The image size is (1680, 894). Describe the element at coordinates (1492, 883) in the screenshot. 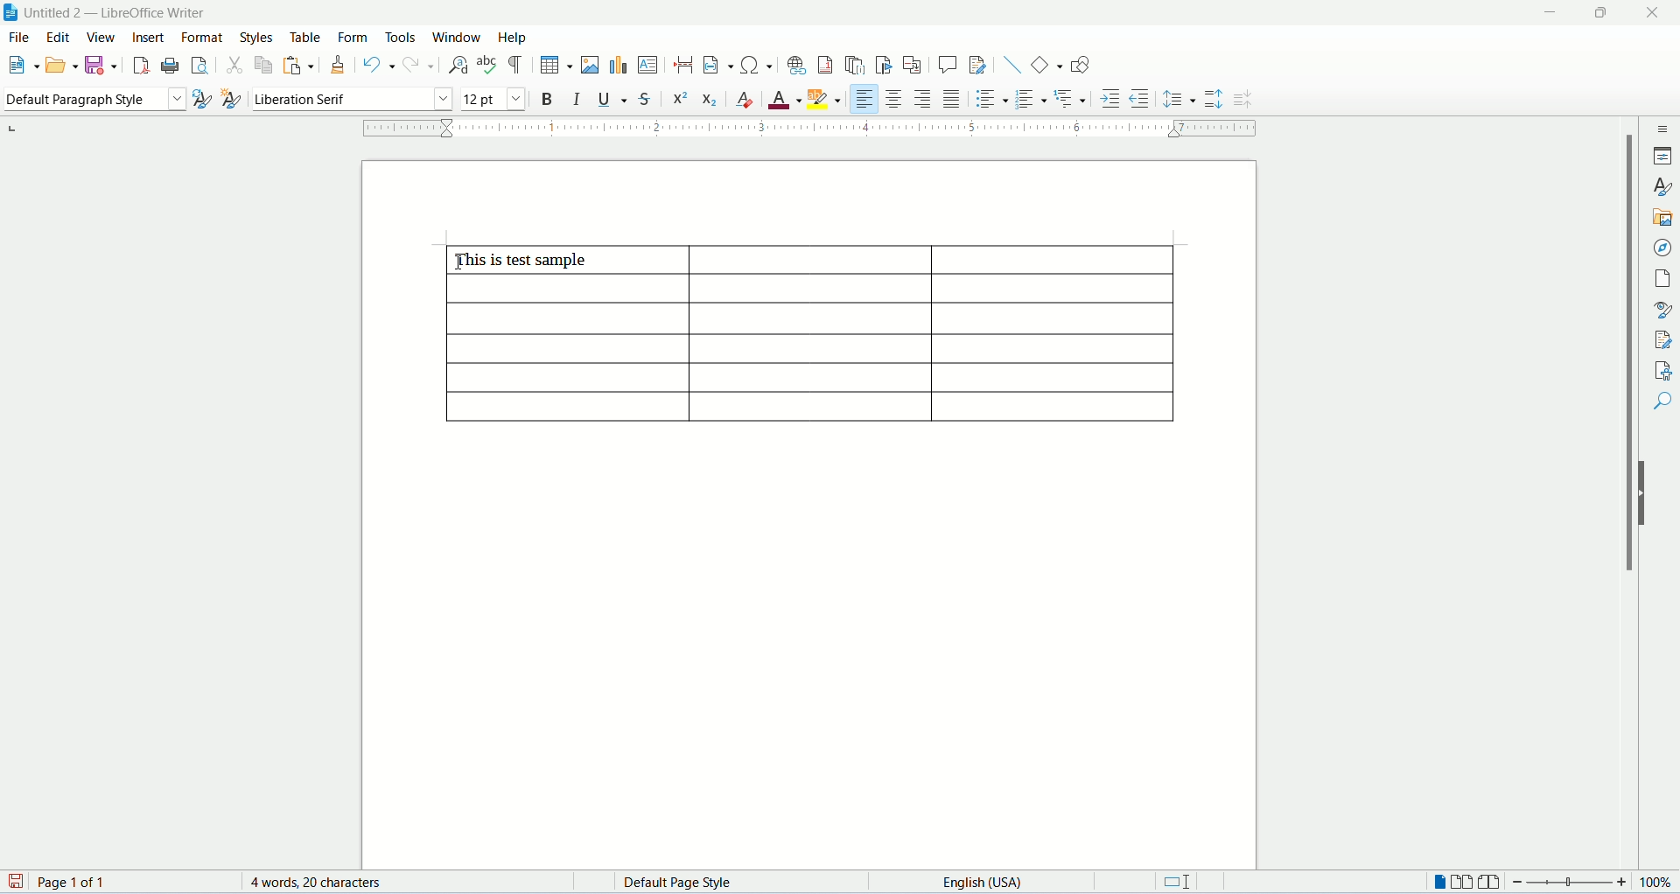

I see `book view` at that location.